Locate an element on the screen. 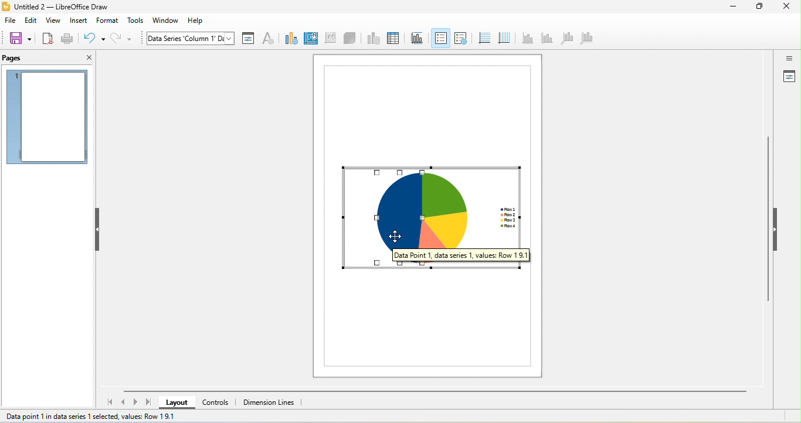 The height and width of the screenshot is (423, 801). minimize is located at coordinates (732, 8).